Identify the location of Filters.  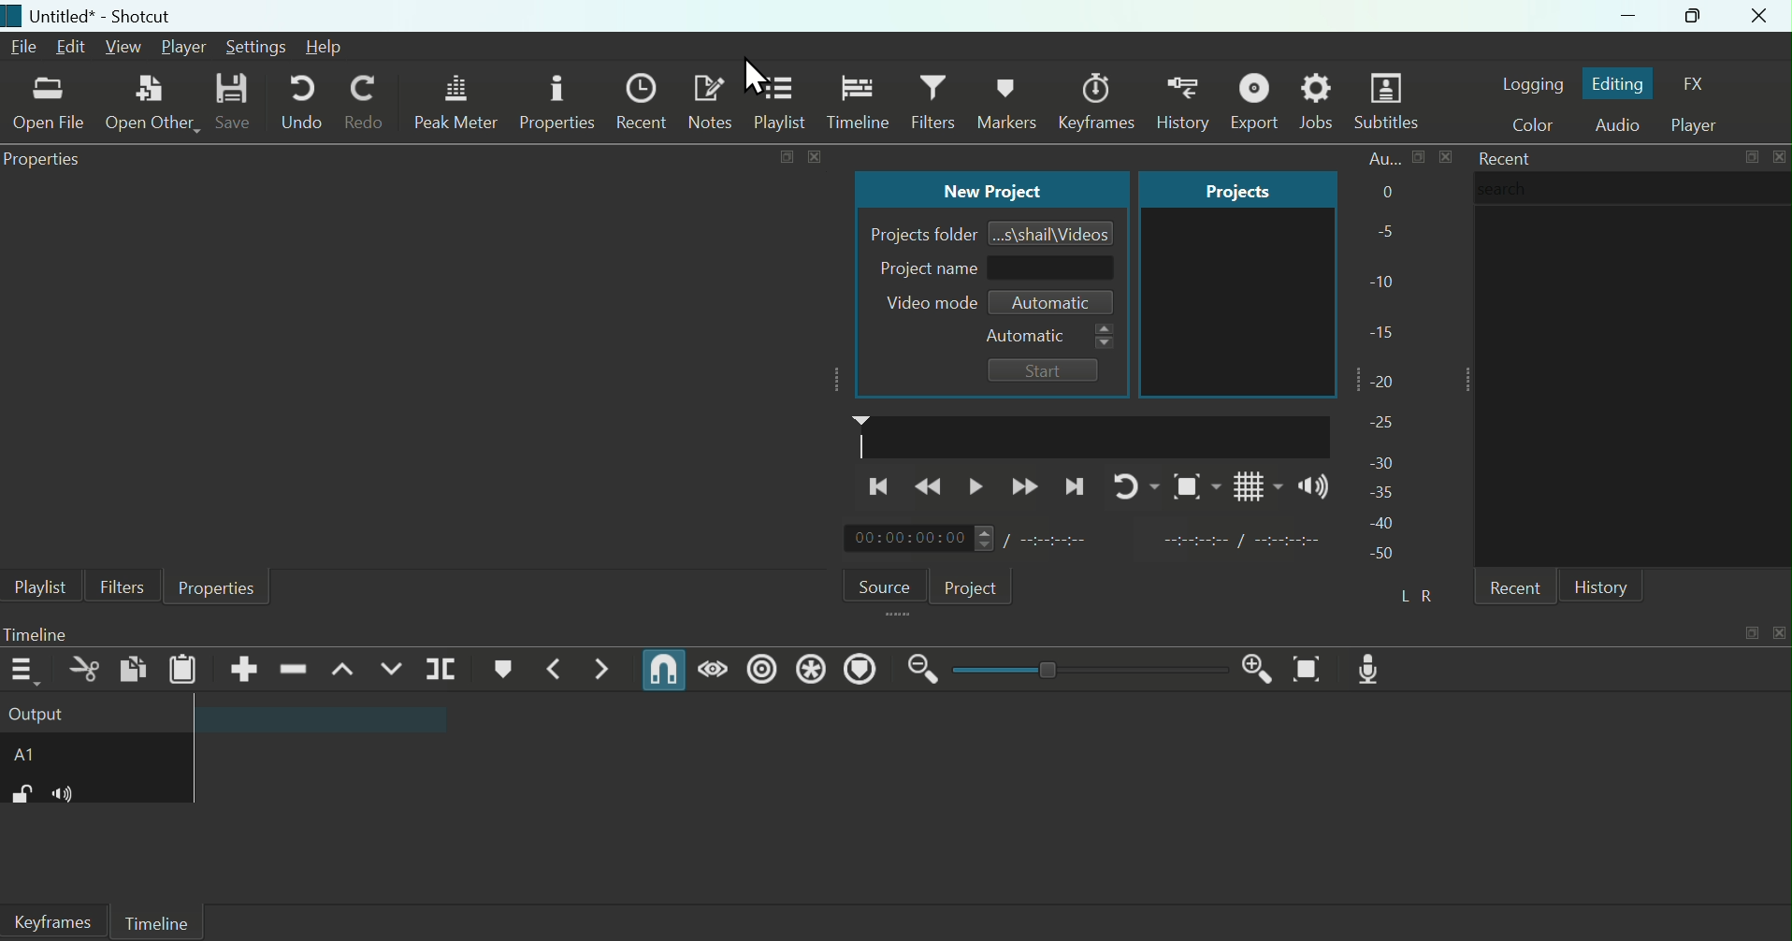
(121, 584).